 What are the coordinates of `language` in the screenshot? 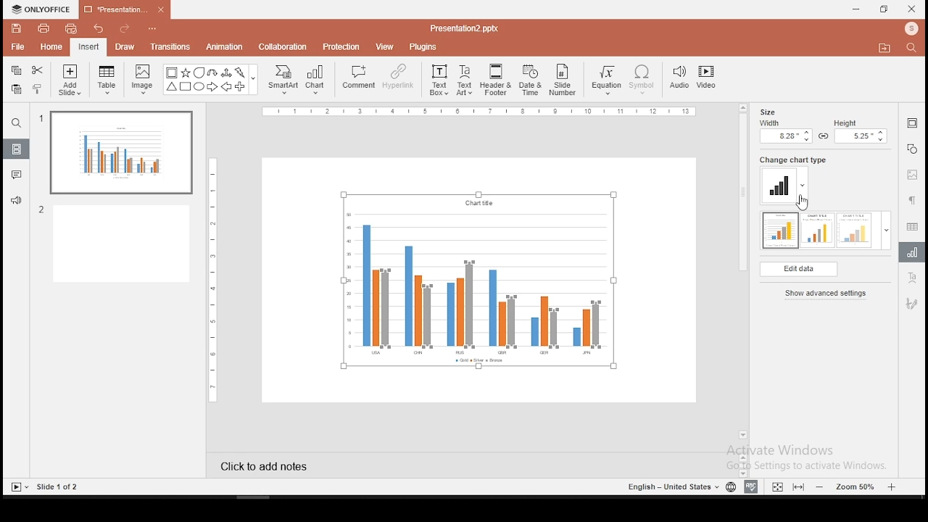 It's located at (728, 485).